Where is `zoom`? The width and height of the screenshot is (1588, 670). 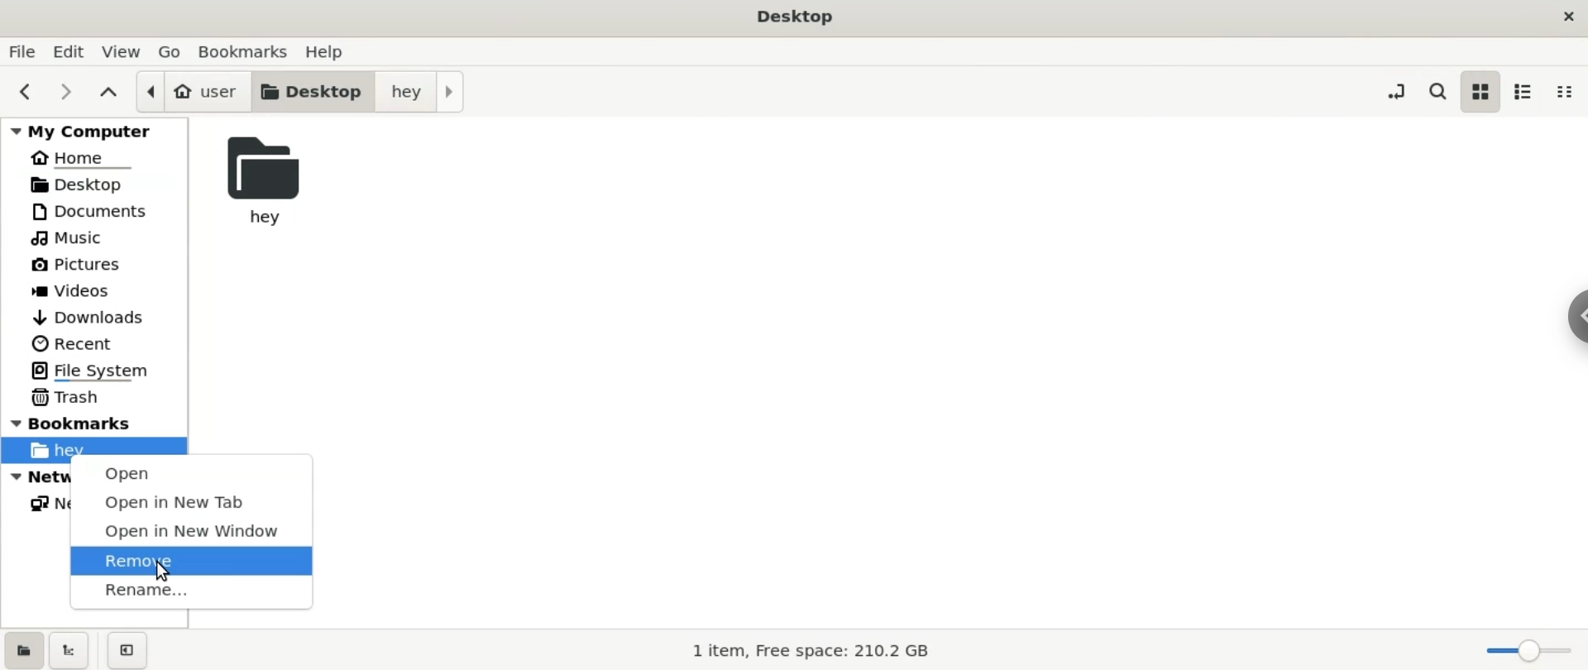
zoom is located at coordinates (1528, 649).